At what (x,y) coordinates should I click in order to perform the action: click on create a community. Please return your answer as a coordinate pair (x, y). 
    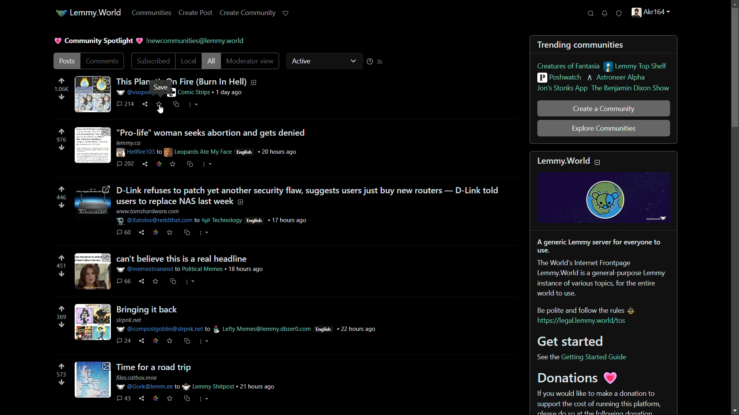
    Looking at the image, I should click on (603, 109).